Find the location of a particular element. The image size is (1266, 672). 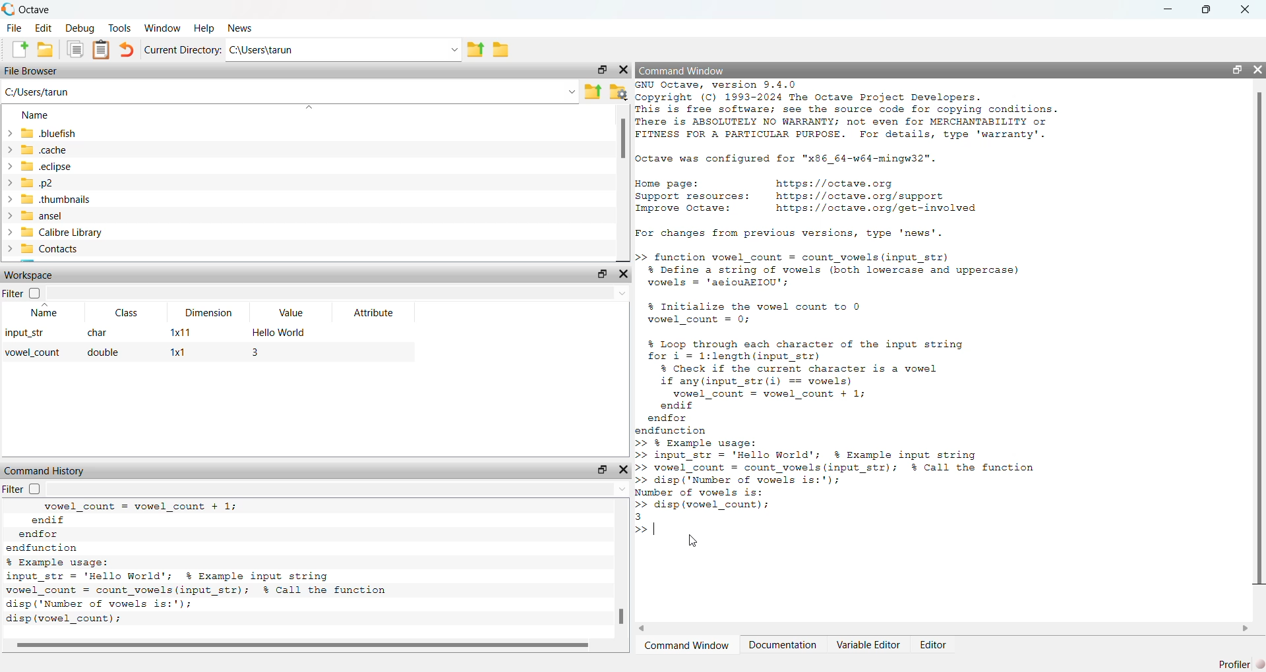

vowel_count is located at coordinates (33, 353).